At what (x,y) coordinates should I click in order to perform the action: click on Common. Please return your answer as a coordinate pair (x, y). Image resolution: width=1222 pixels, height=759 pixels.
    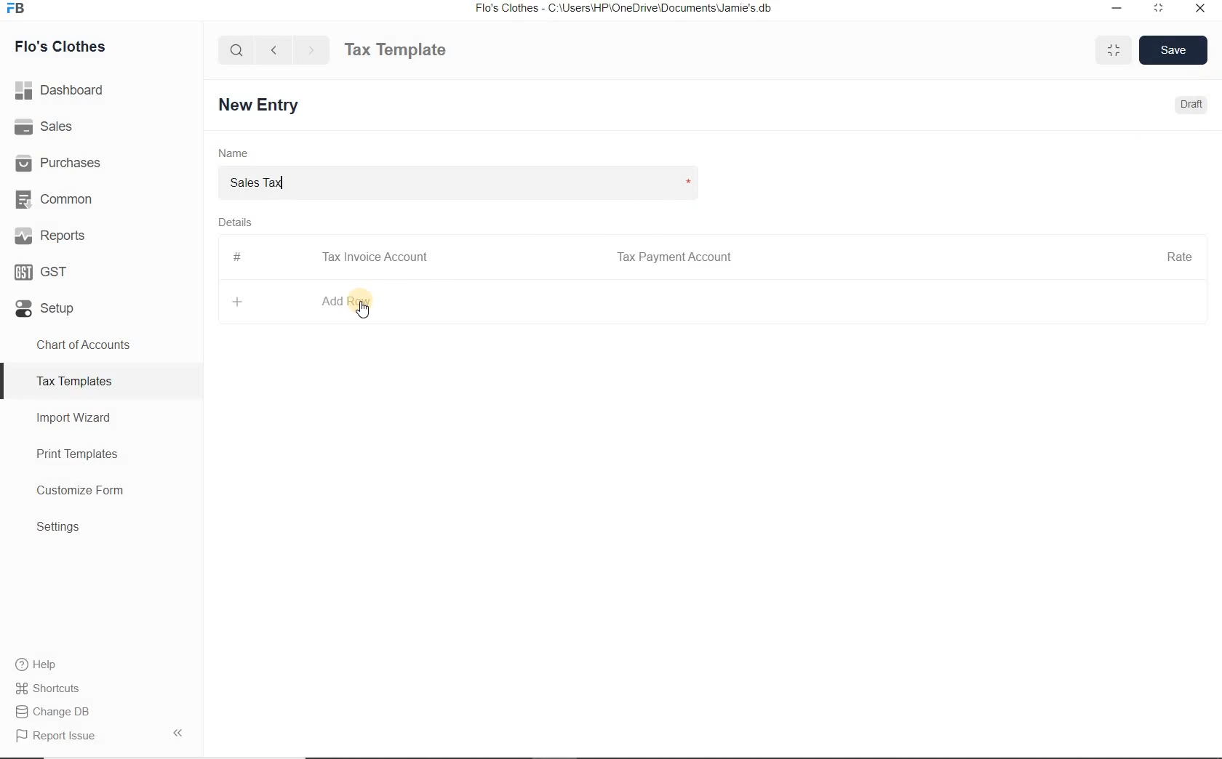
    Looking at the image, I should click on (101, 197).